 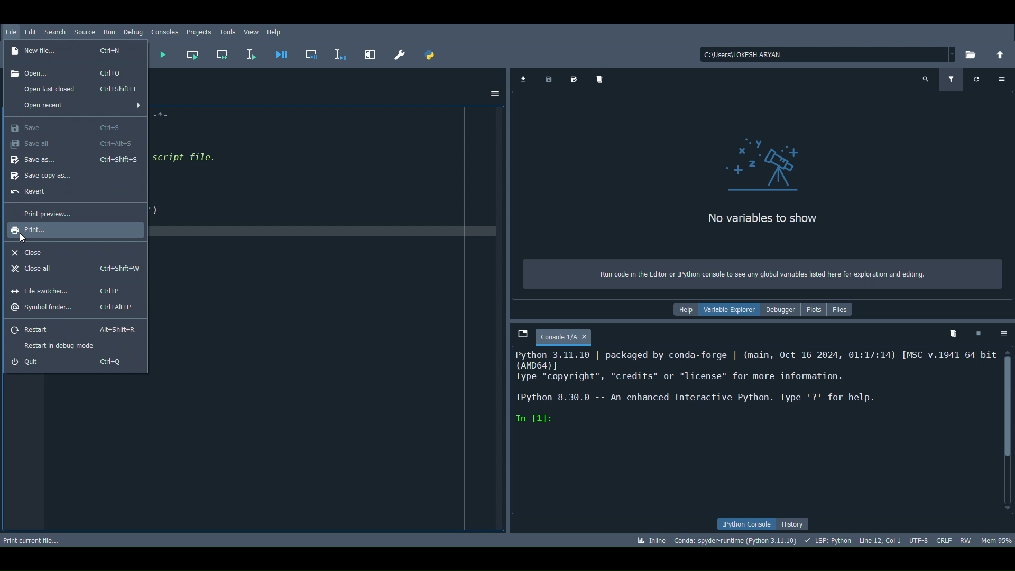 I want to click on Run file (F5), so click(x=162, y=54).